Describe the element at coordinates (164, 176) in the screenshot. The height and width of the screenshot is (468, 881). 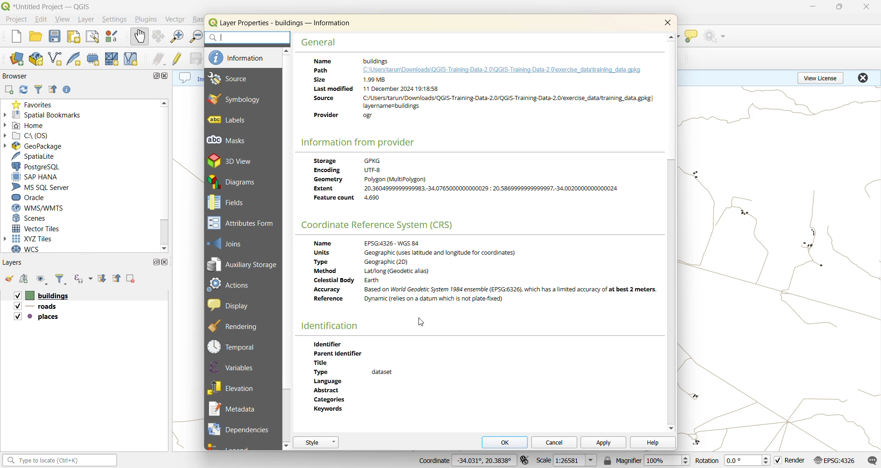
I see `scrollbar` at that location.